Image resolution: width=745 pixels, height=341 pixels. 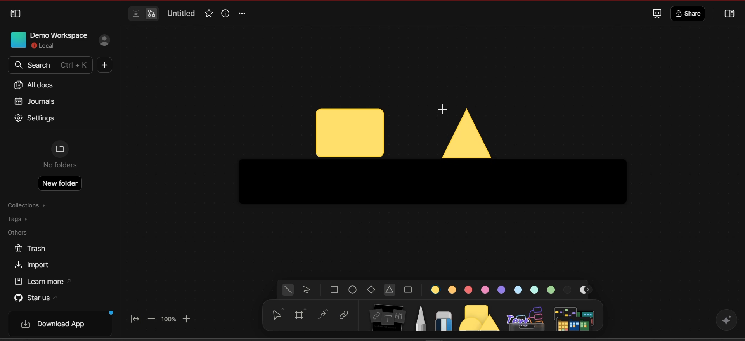 What do you see at coordinates (388, 315) in the screenshot?
I see `note` at bounding box center [388, 315].